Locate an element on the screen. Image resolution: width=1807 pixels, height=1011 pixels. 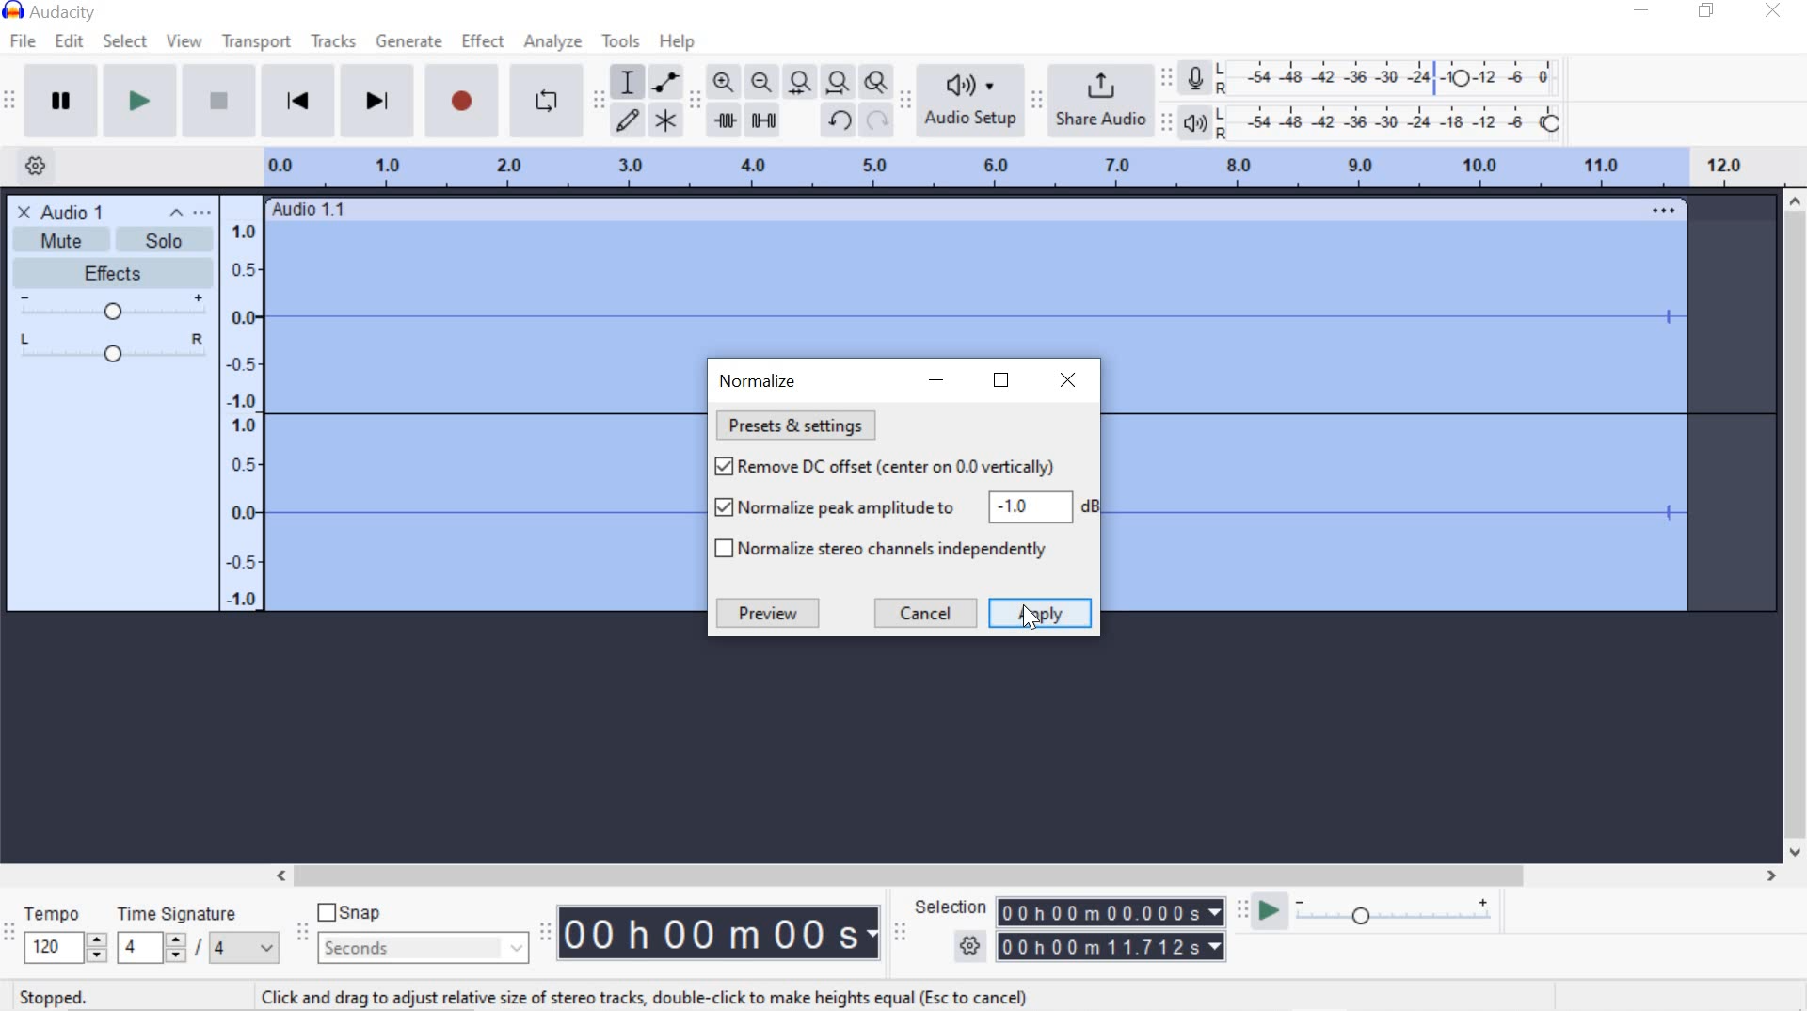
close is located at coordinates (1068, 378).